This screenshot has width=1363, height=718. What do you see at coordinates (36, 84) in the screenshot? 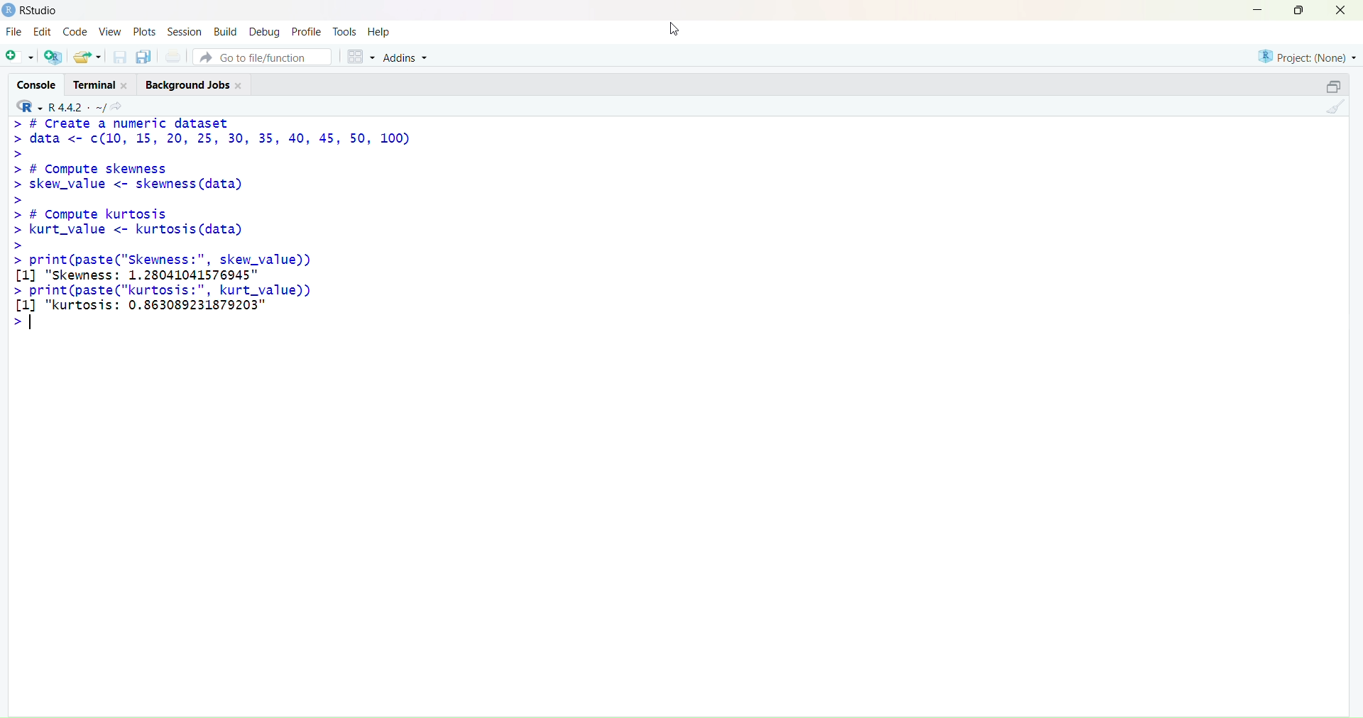
I see `Console` at bounding box center [36, 84].